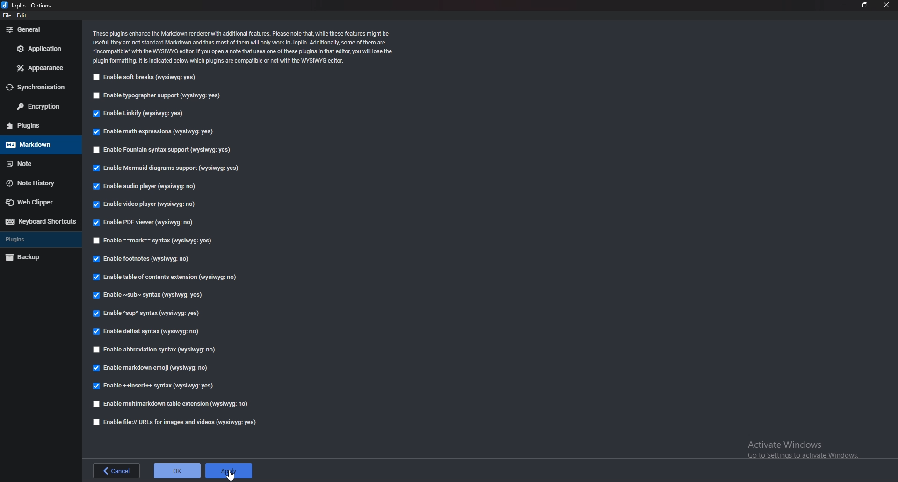 The width and height of the screenshot is (898, 482). What do you see at coordinates (886, 5) in the screenshot?
I see `close` at bounding box center [886, 5].